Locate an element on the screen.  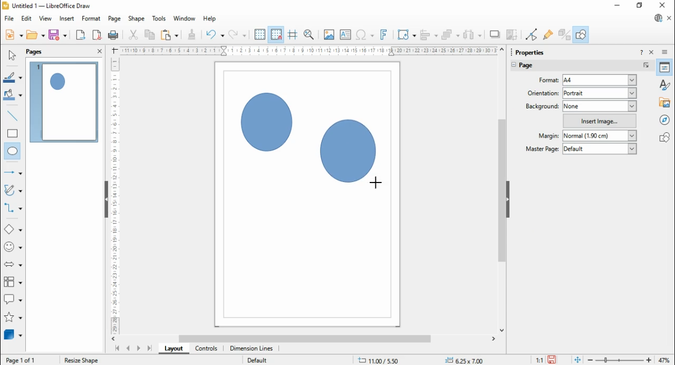
controls is located at coordinates (206, 349).